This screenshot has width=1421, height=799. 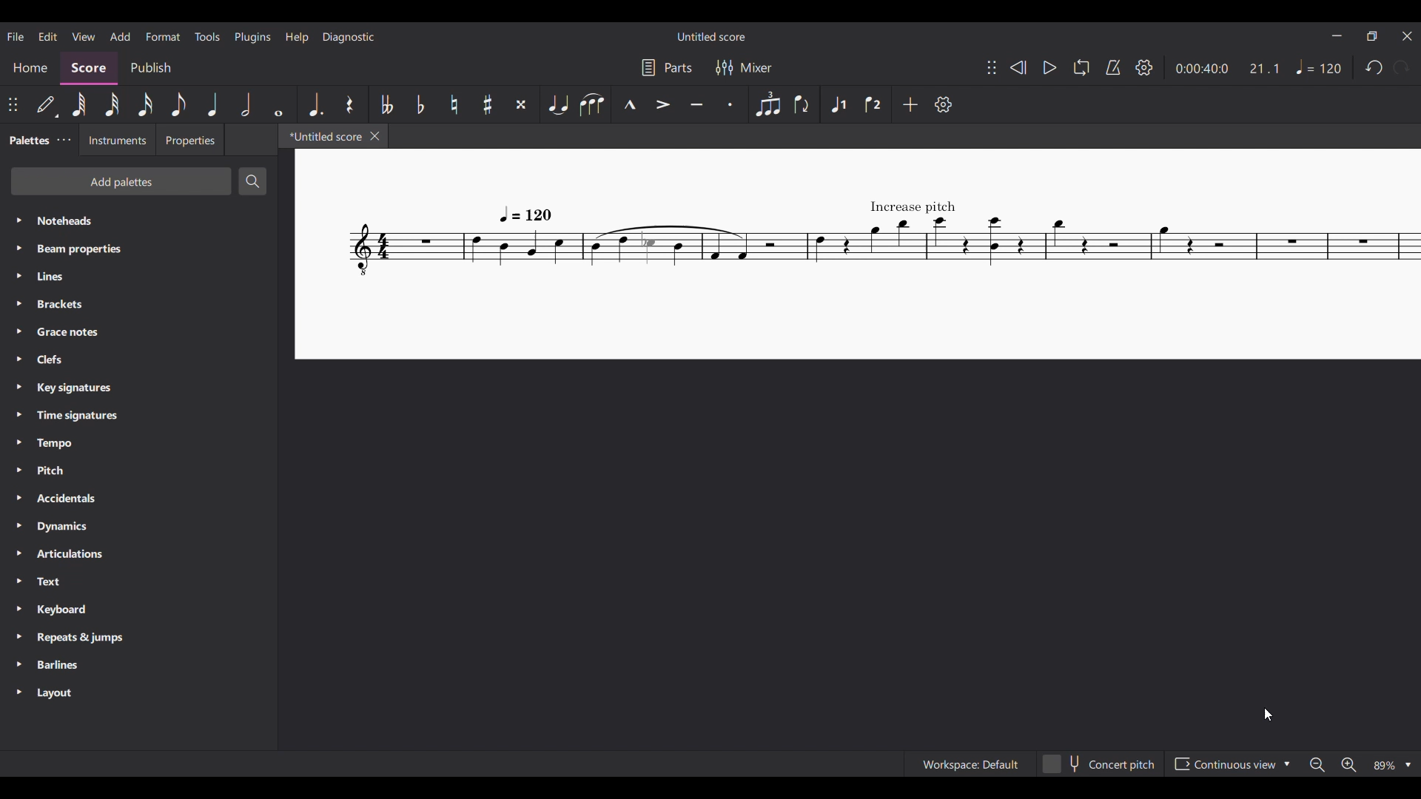 What do you see at coordinates (27, 139) in the screenshot?
I see `Palettes` at bounding box center [27, 139].